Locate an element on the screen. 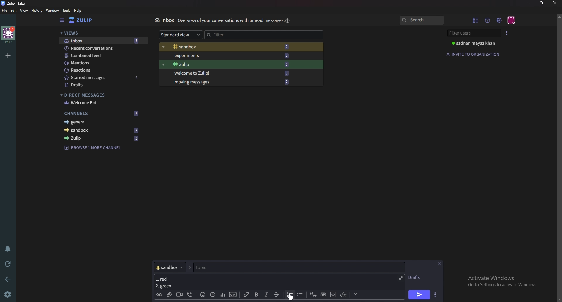 Image resolution: width=562 pixels, height=302 pixels. Tools is located at coordinates (66, 10).